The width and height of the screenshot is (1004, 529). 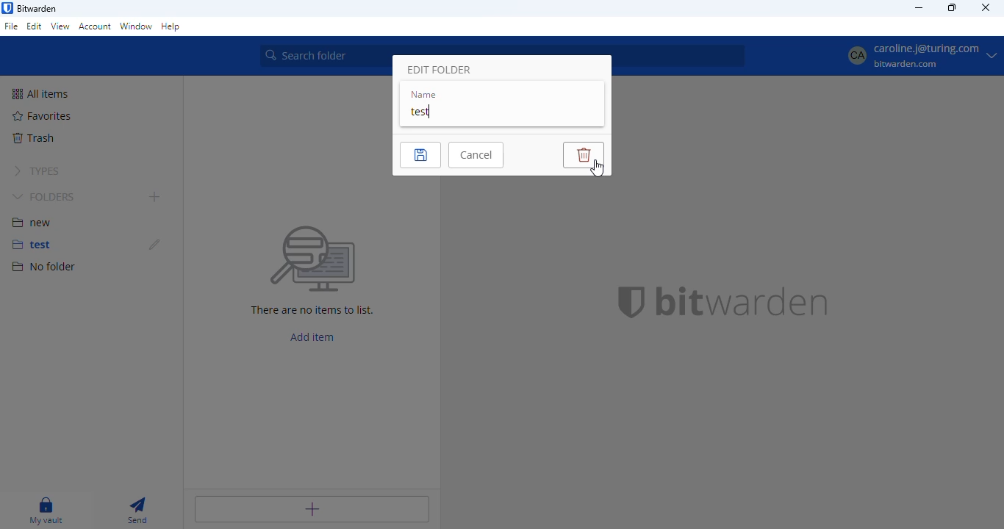 What do you see at coordinates (29, 245) in the screenshot?
I see `test` at bounding box center [29, 245].